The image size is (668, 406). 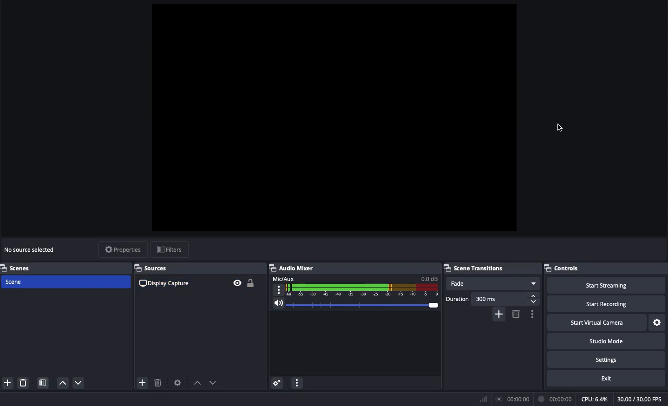 I want to click on Scene, so click(x=65, y=282).